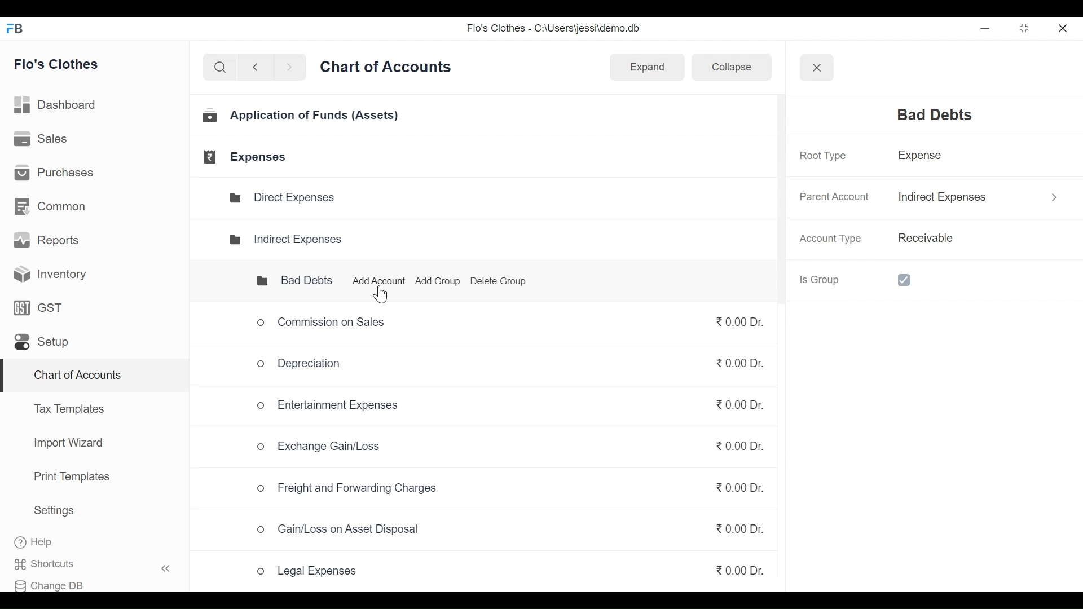 The image size is (1083, 609). What do you see at coordinates (338, 532) in the screenshot?
I see `Gain/Loss on Asset Disposal` at bounding box center [338, 532].